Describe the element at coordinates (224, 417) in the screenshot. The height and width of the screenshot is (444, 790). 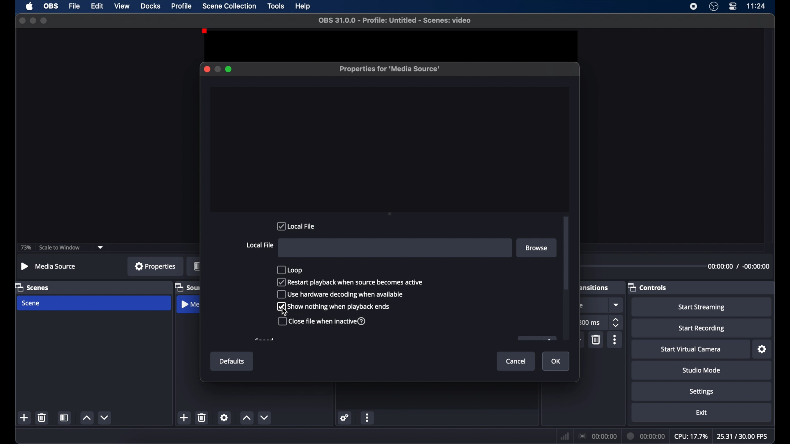
I see `settings` at that location.